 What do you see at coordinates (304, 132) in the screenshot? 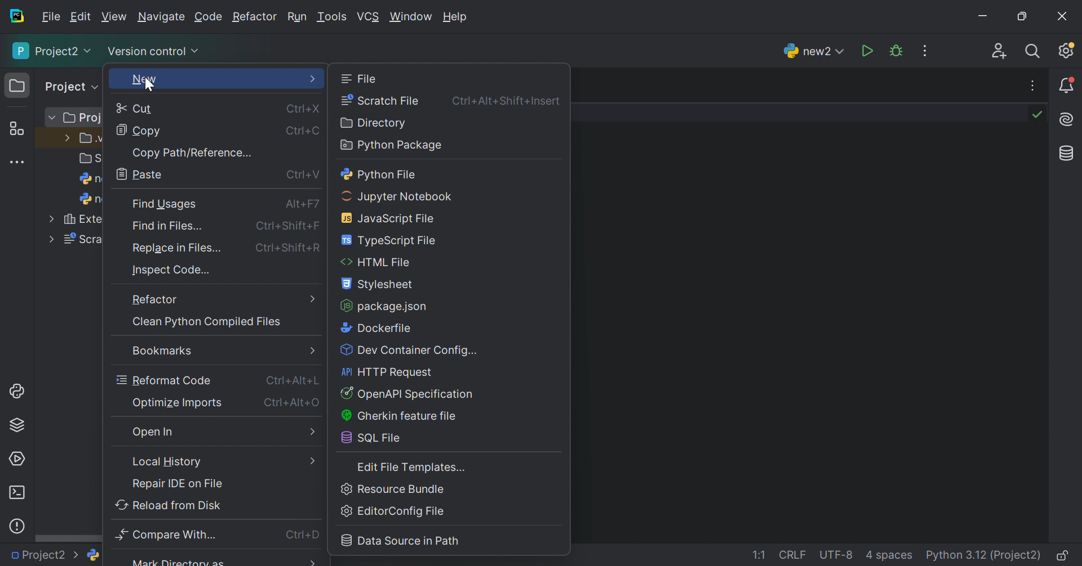
I see `Ctrl+C` at bounding box center [304, 132].